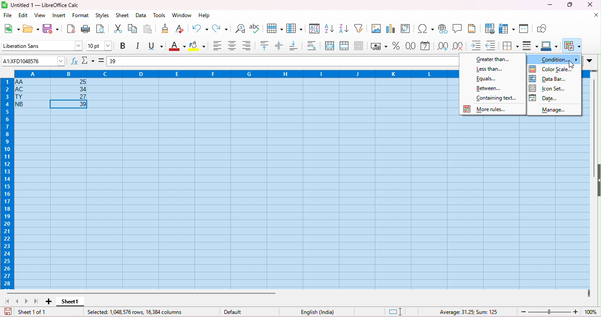 This screenshot has height=317, width=601. What do you see at coordinates (330, 46) in the screenshot?
I see `merge and center` at bounding box center [330, 46].